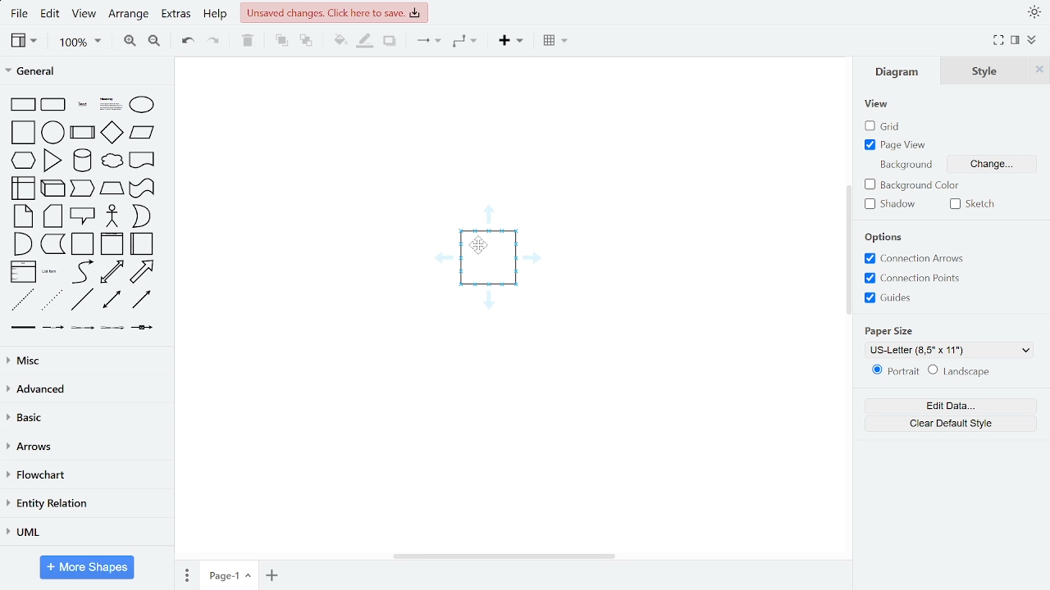 Image resolution: width=1050 pixels, height=590 pixels. What do you see at coordinates (126, 42) in the screenshot?
I see `zoom in` at bounding box center [126, 42].